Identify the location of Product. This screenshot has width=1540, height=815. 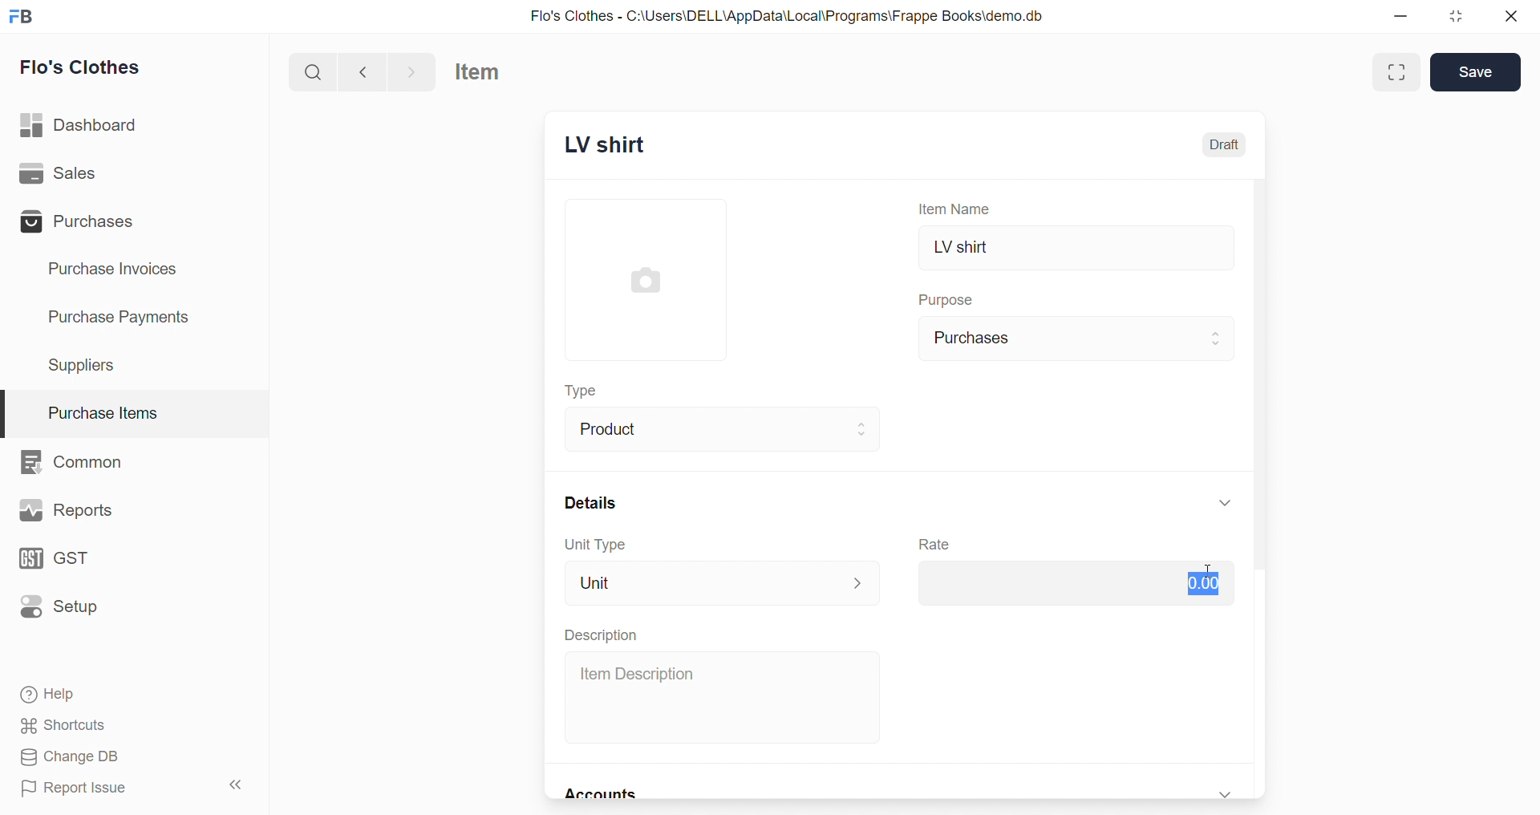
(726, 428).